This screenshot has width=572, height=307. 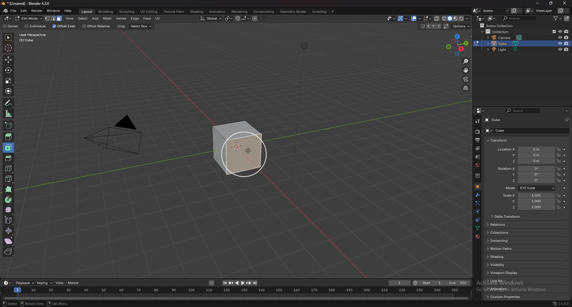 What do you see at coordinates (60, 283) in the screenshot?
I see `view` at bounding box center [60, 283].